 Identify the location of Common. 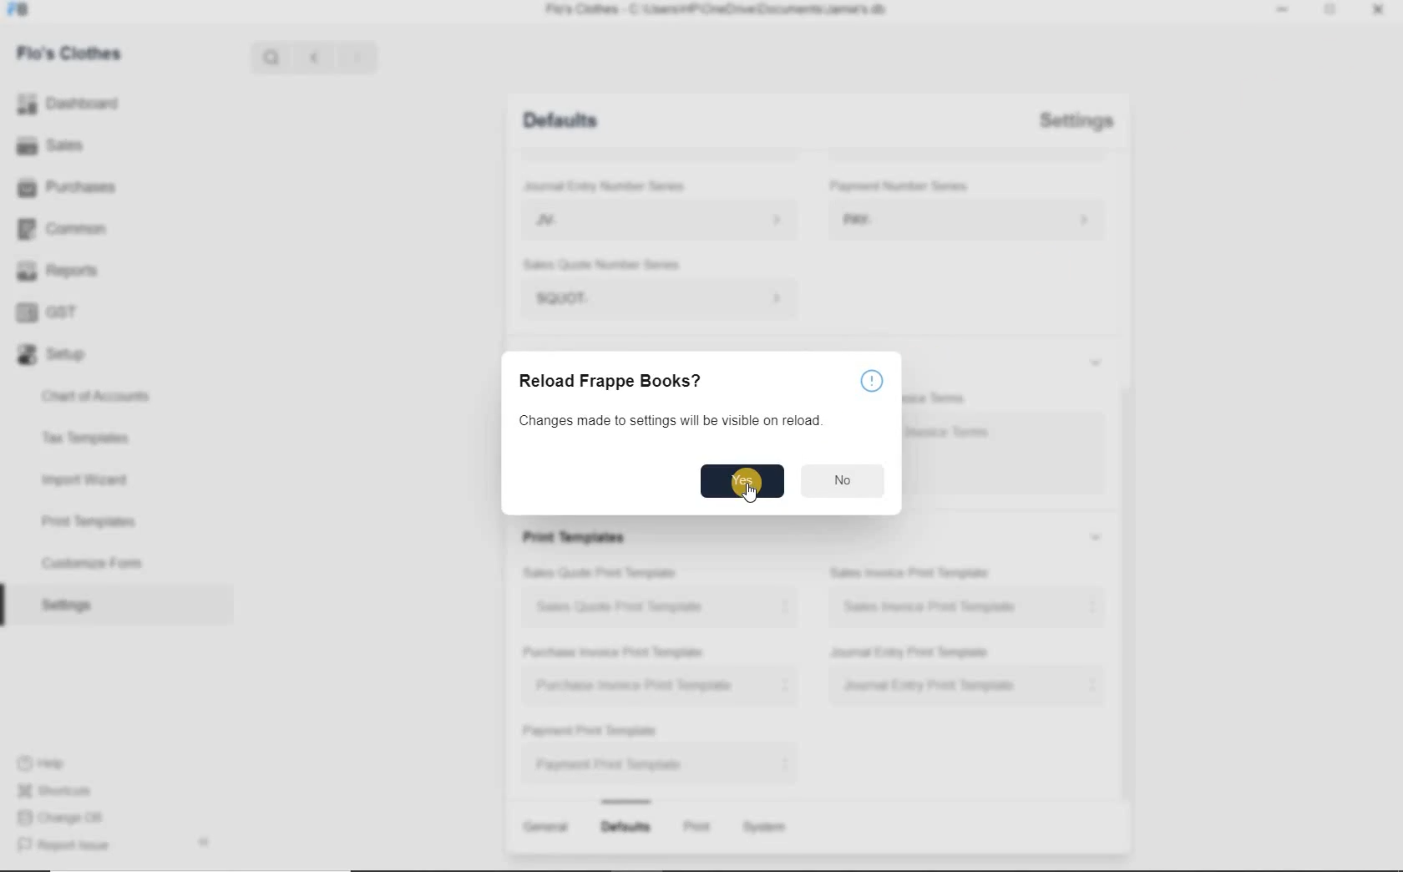
(66, 230).